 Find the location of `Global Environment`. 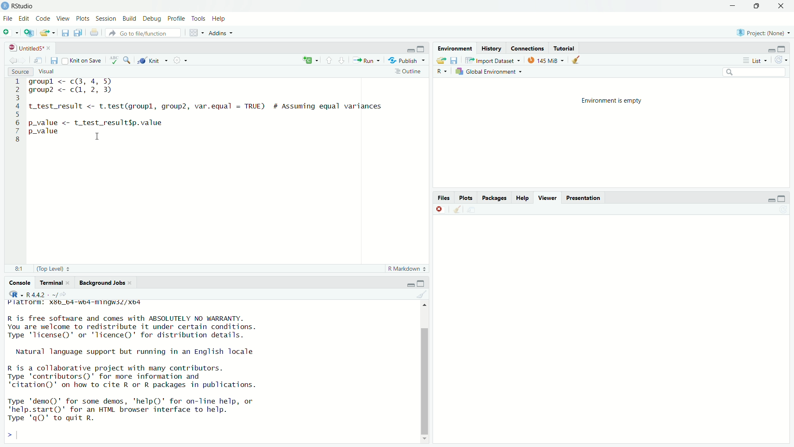

Global Environment is located at coordinates (490, 72).